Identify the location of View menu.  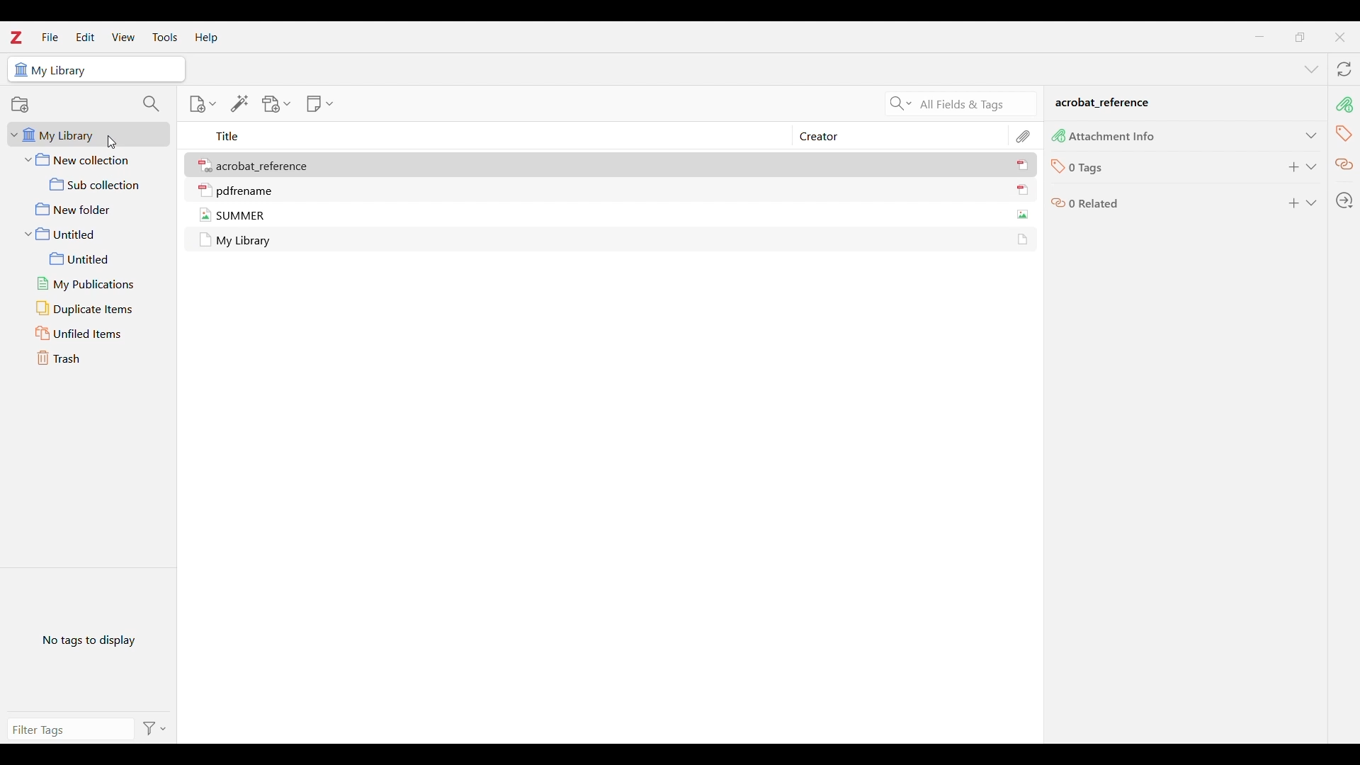
(123, 37).